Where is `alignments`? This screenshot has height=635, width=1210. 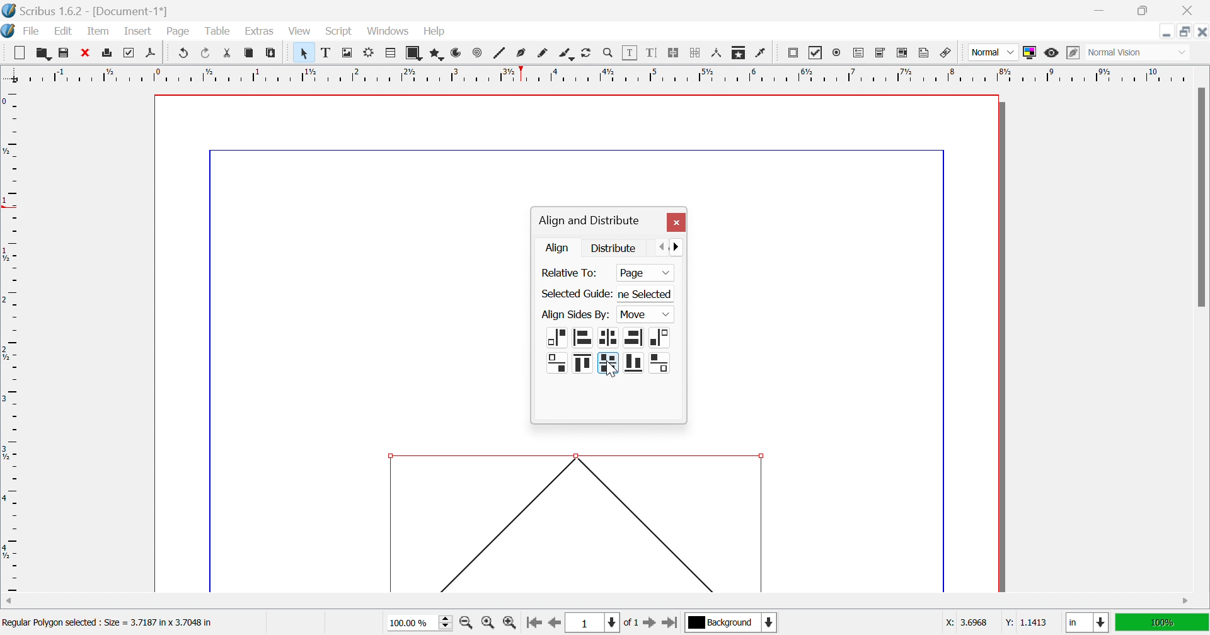 alignments is located at coordinates (635, 350).